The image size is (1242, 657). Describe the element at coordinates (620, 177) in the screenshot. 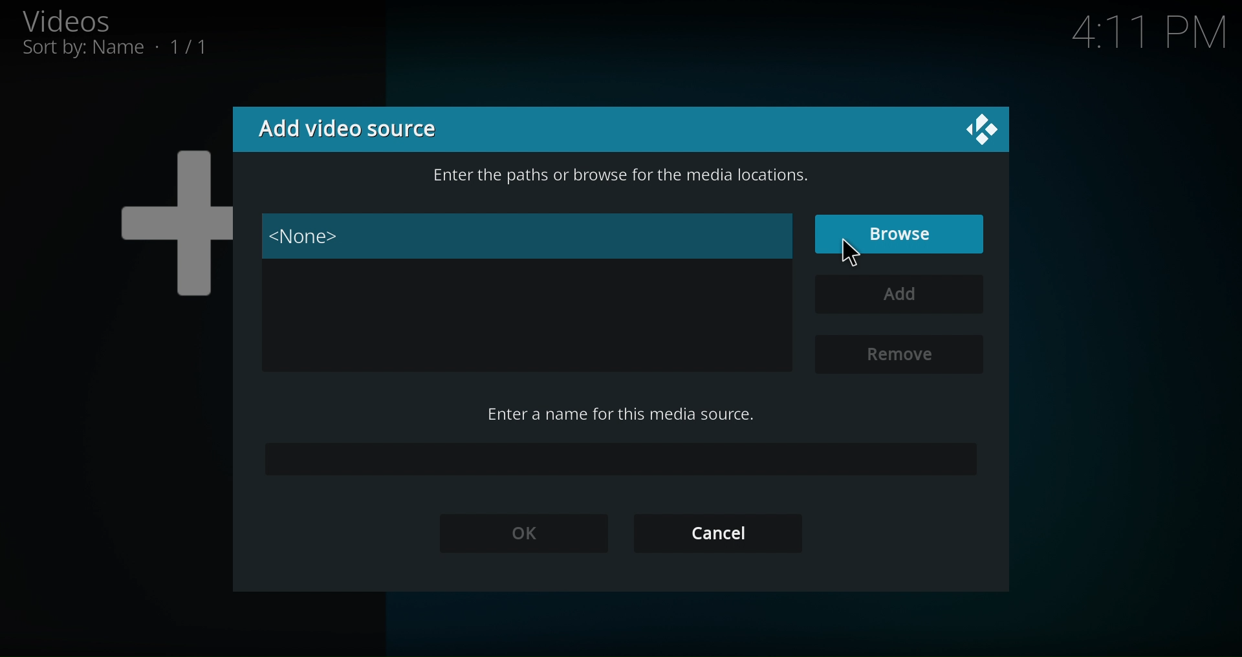

I see `Enter the paths or browse for the media locations` at that location.